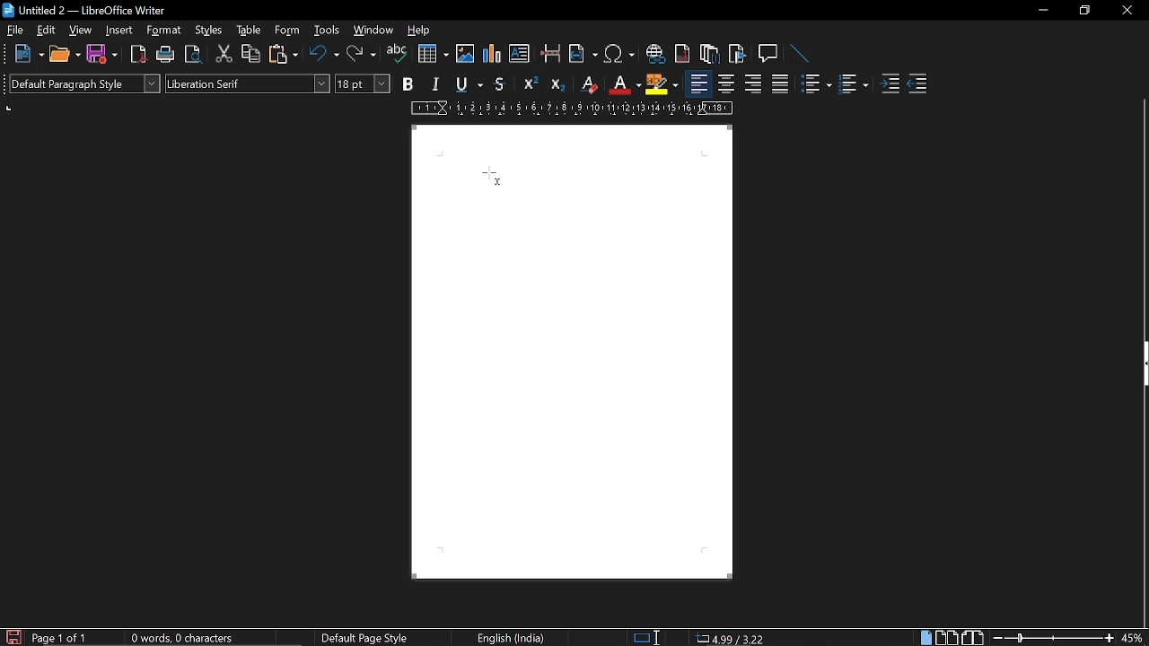 The height and width of the screenshot is (646, 1149). Describe the element at coordinates (530, 83) in the screenshot. I see `superscript` at that location.